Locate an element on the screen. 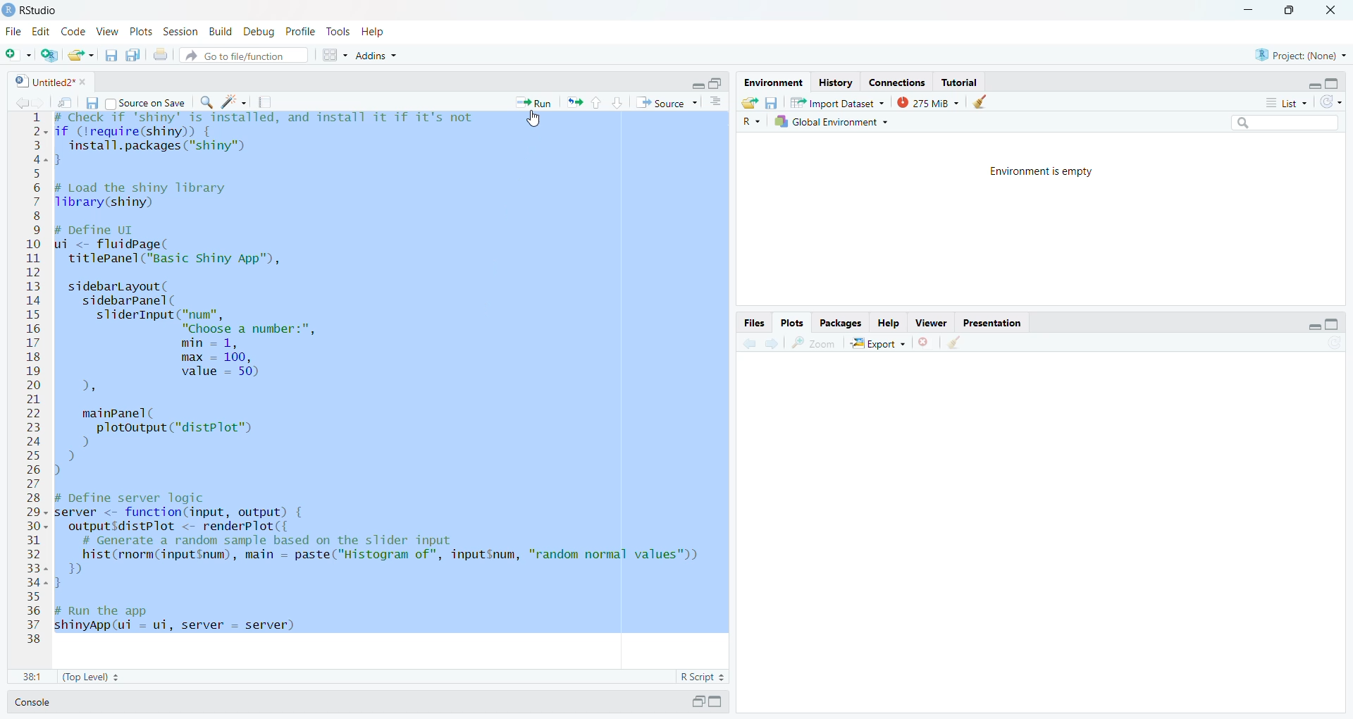  refresh is located at coordinates (1331, 101).